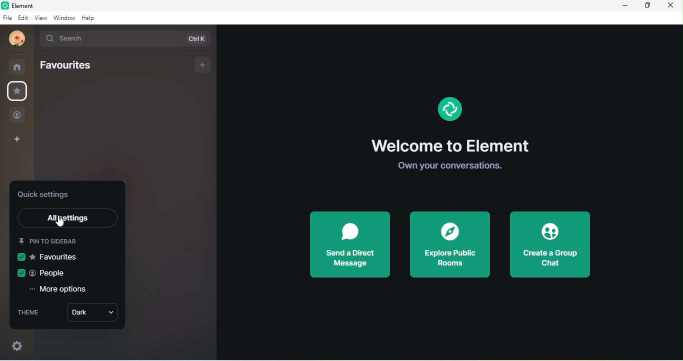 The width and height of the screenshot is (683, 361). What do you see at coordinates (7, 17) in the screenshot?
I see `file` at bounding box center [7, 17].